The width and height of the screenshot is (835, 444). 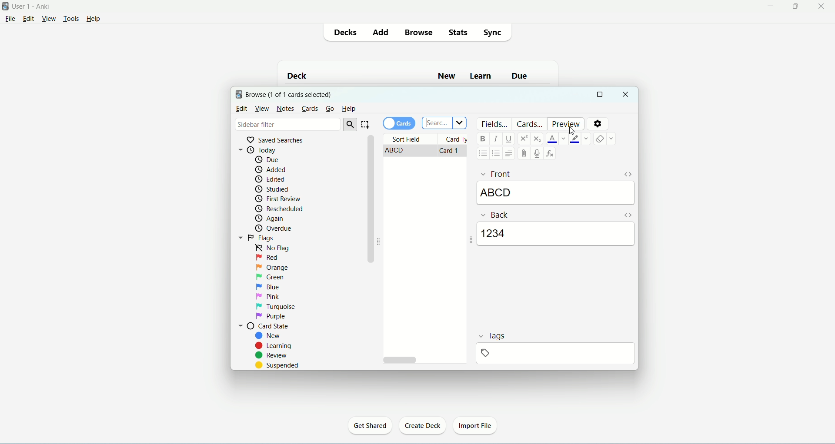 I want to click on horizontal scroll bar, so click(x=424, y=360).